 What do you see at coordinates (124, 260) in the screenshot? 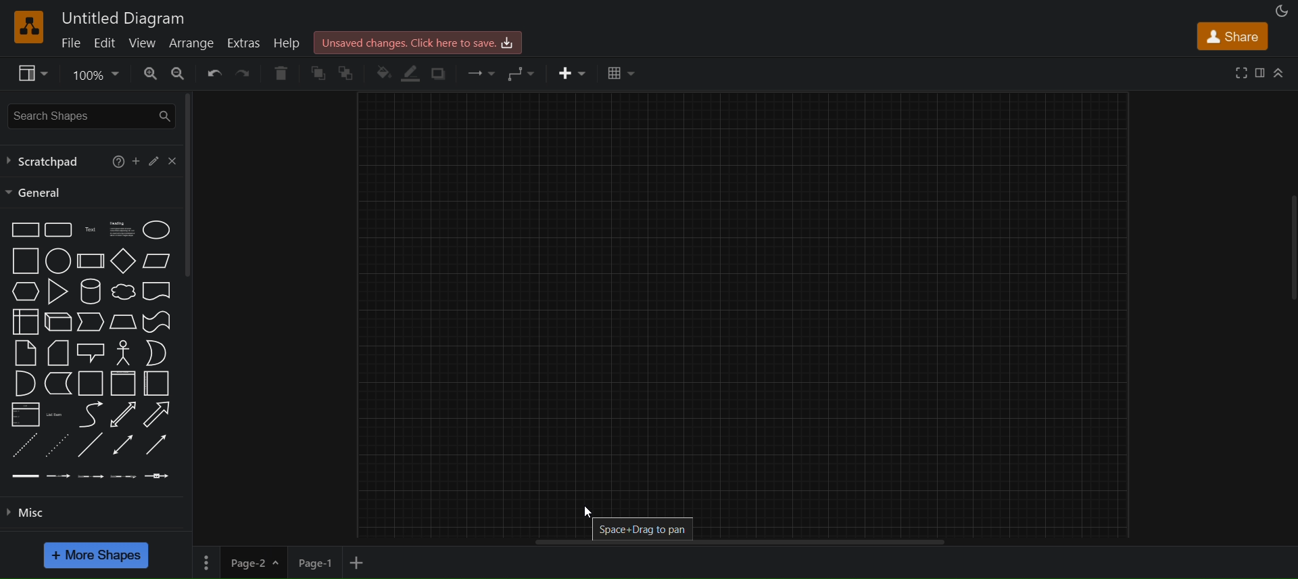
I see `diamond` at bounding box center [124, 260].